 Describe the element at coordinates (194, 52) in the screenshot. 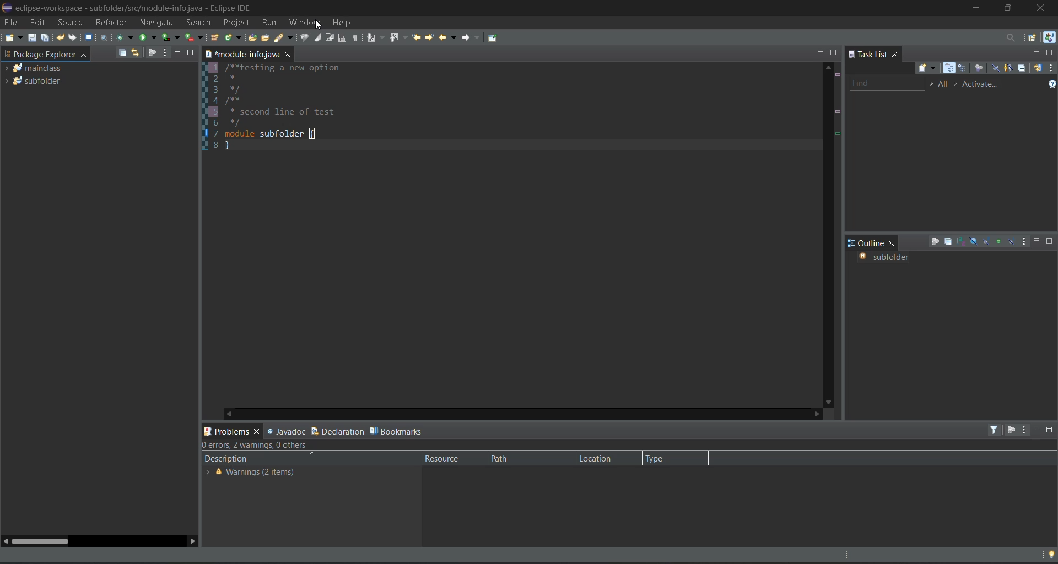

I see `maximize` at that location.